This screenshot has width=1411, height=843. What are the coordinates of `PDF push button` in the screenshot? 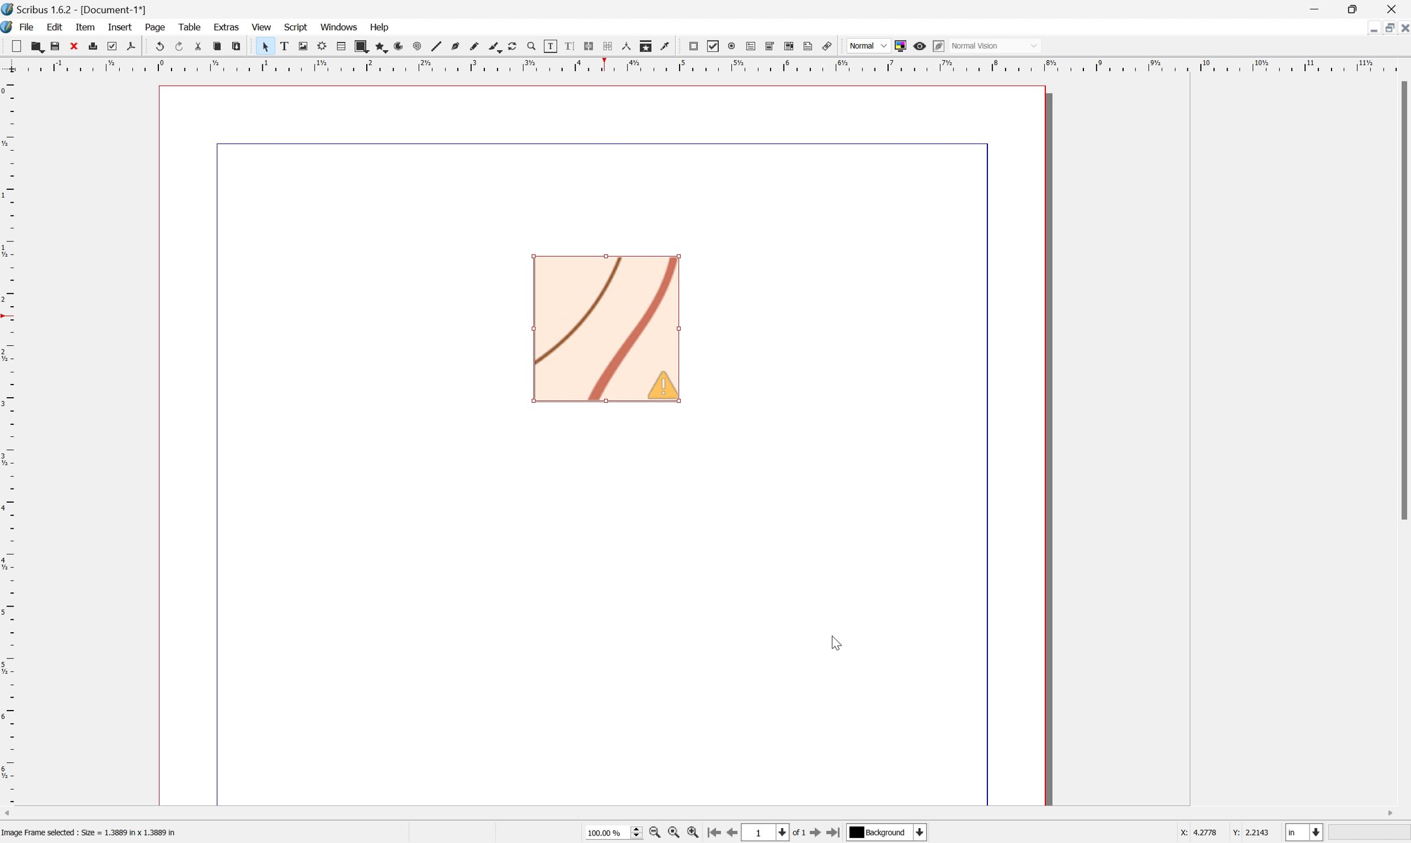 It's located at (695, 47).